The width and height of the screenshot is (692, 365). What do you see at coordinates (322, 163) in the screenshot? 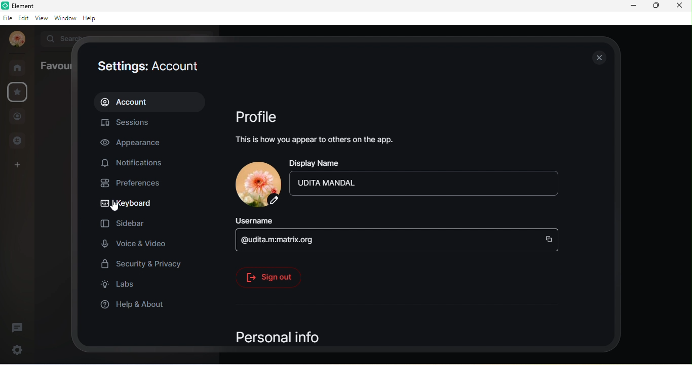
I see `display name` at bounding box center [322, 163].